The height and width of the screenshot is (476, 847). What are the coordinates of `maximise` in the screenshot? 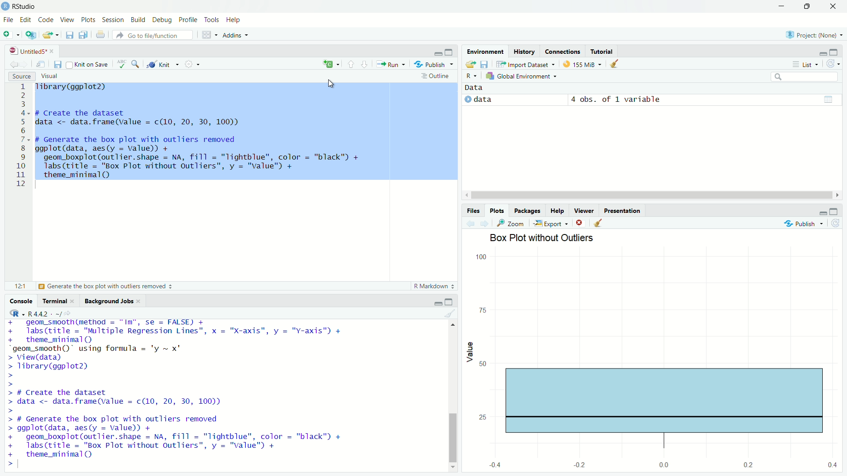 It's located at (810, 8).